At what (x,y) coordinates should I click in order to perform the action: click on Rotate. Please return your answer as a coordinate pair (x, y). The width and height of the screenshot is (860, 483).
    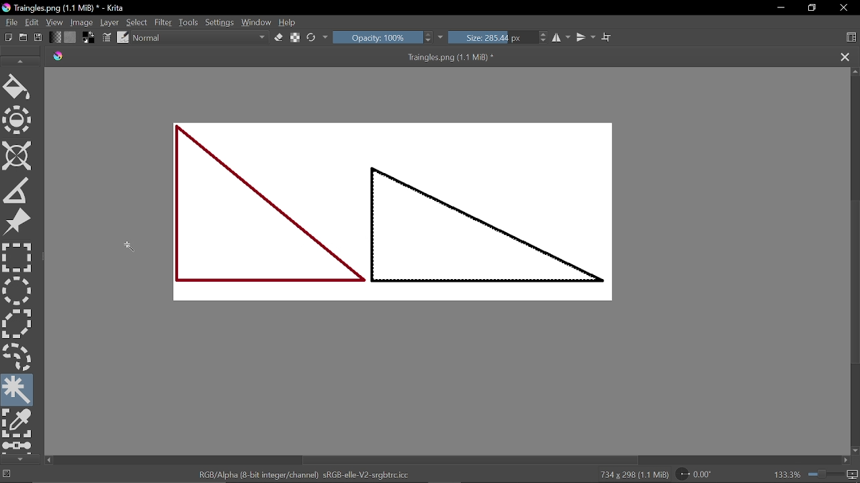
    Looking at the image, I should click on (701, 473).